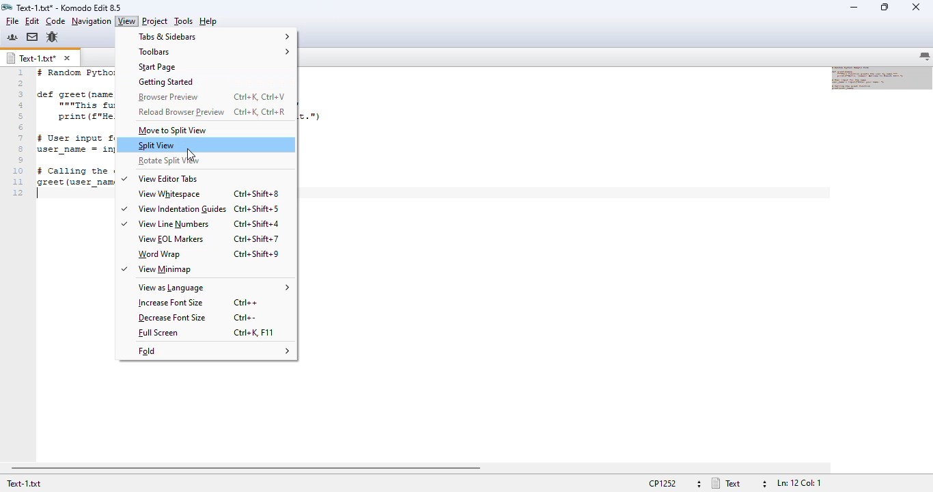 The width and height of the screenshot is (933, 492). I want to click on view EOL markers, so click(170, 239).